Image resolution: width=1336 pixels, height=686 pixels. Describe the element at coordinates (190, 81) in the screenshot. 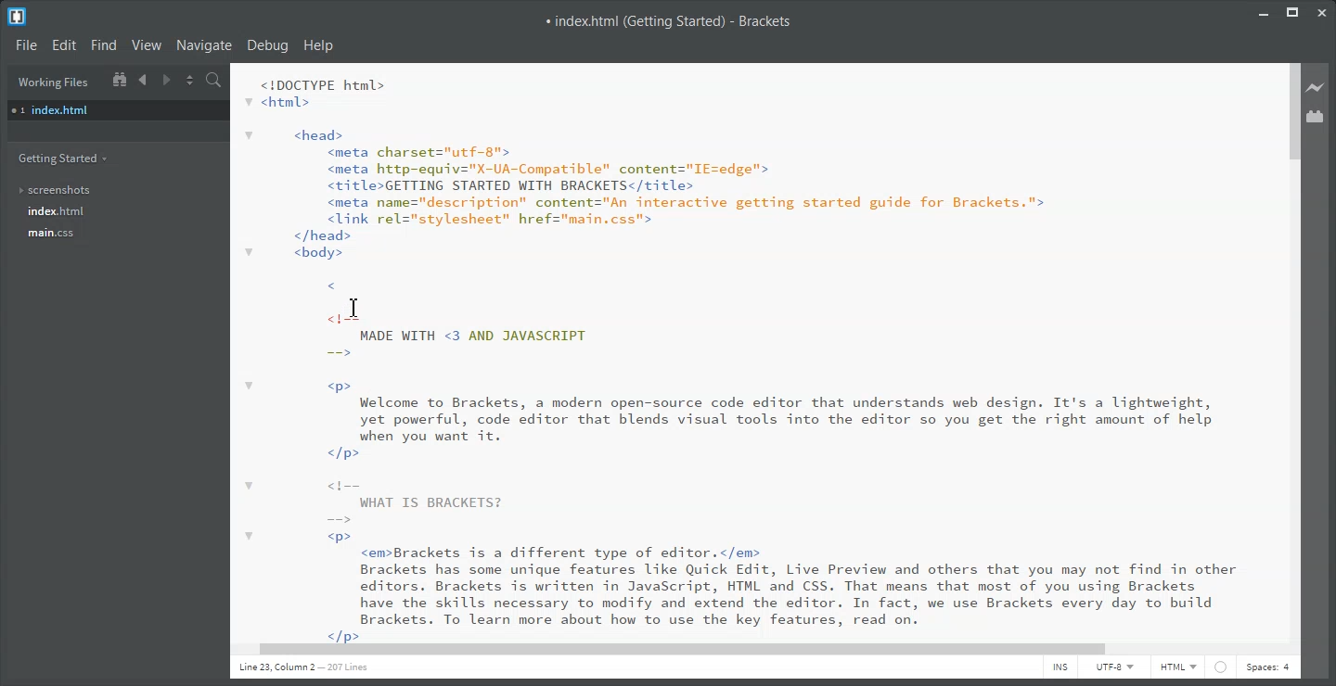

I see `Split the editor Vertically or Horizontally` at that location.